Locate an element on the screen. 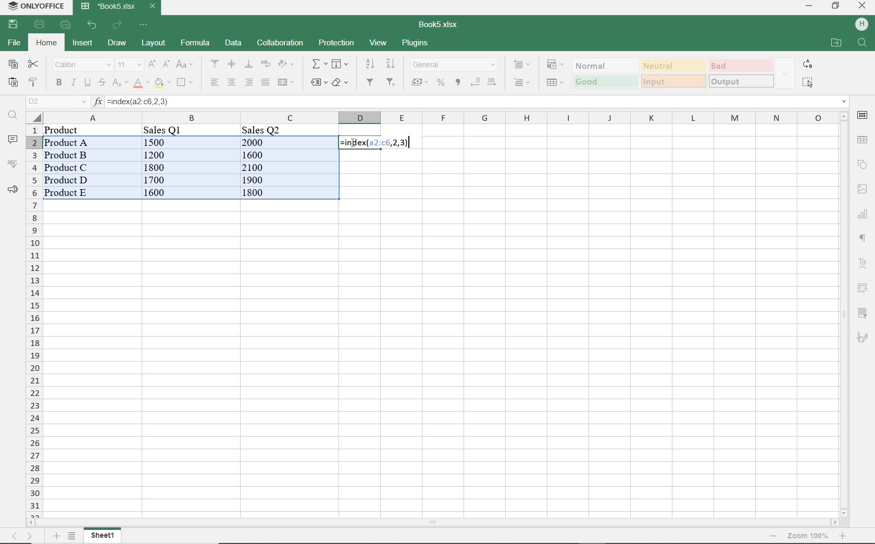 The width and height of the screenshot is (875, 544). expand is located at coordinates (786, 73).